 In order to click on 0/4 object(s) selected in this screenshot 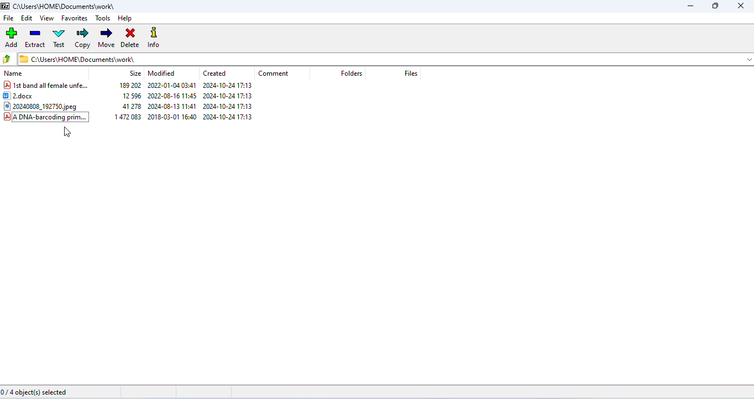, I will do `click(36, 393)`.